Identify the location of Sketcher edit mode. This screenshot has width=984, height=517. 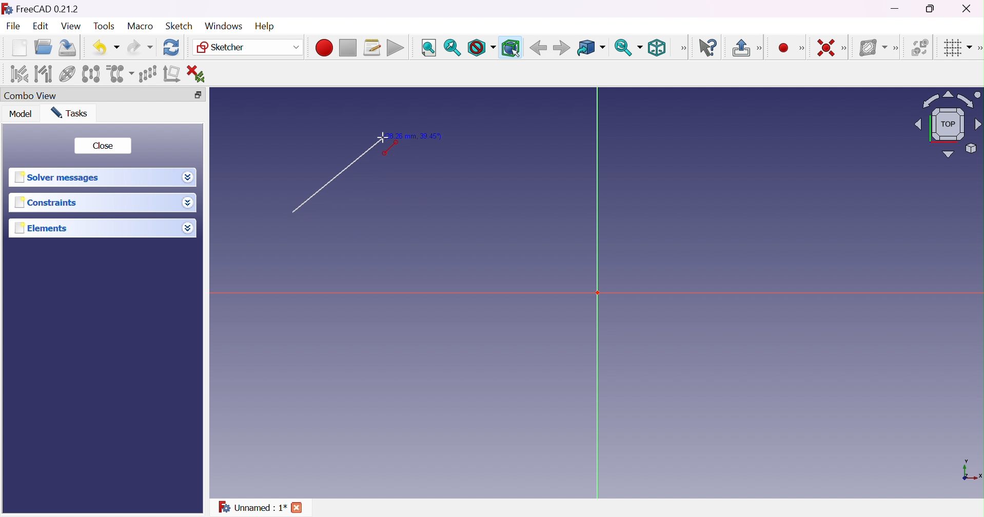
(760, 49).